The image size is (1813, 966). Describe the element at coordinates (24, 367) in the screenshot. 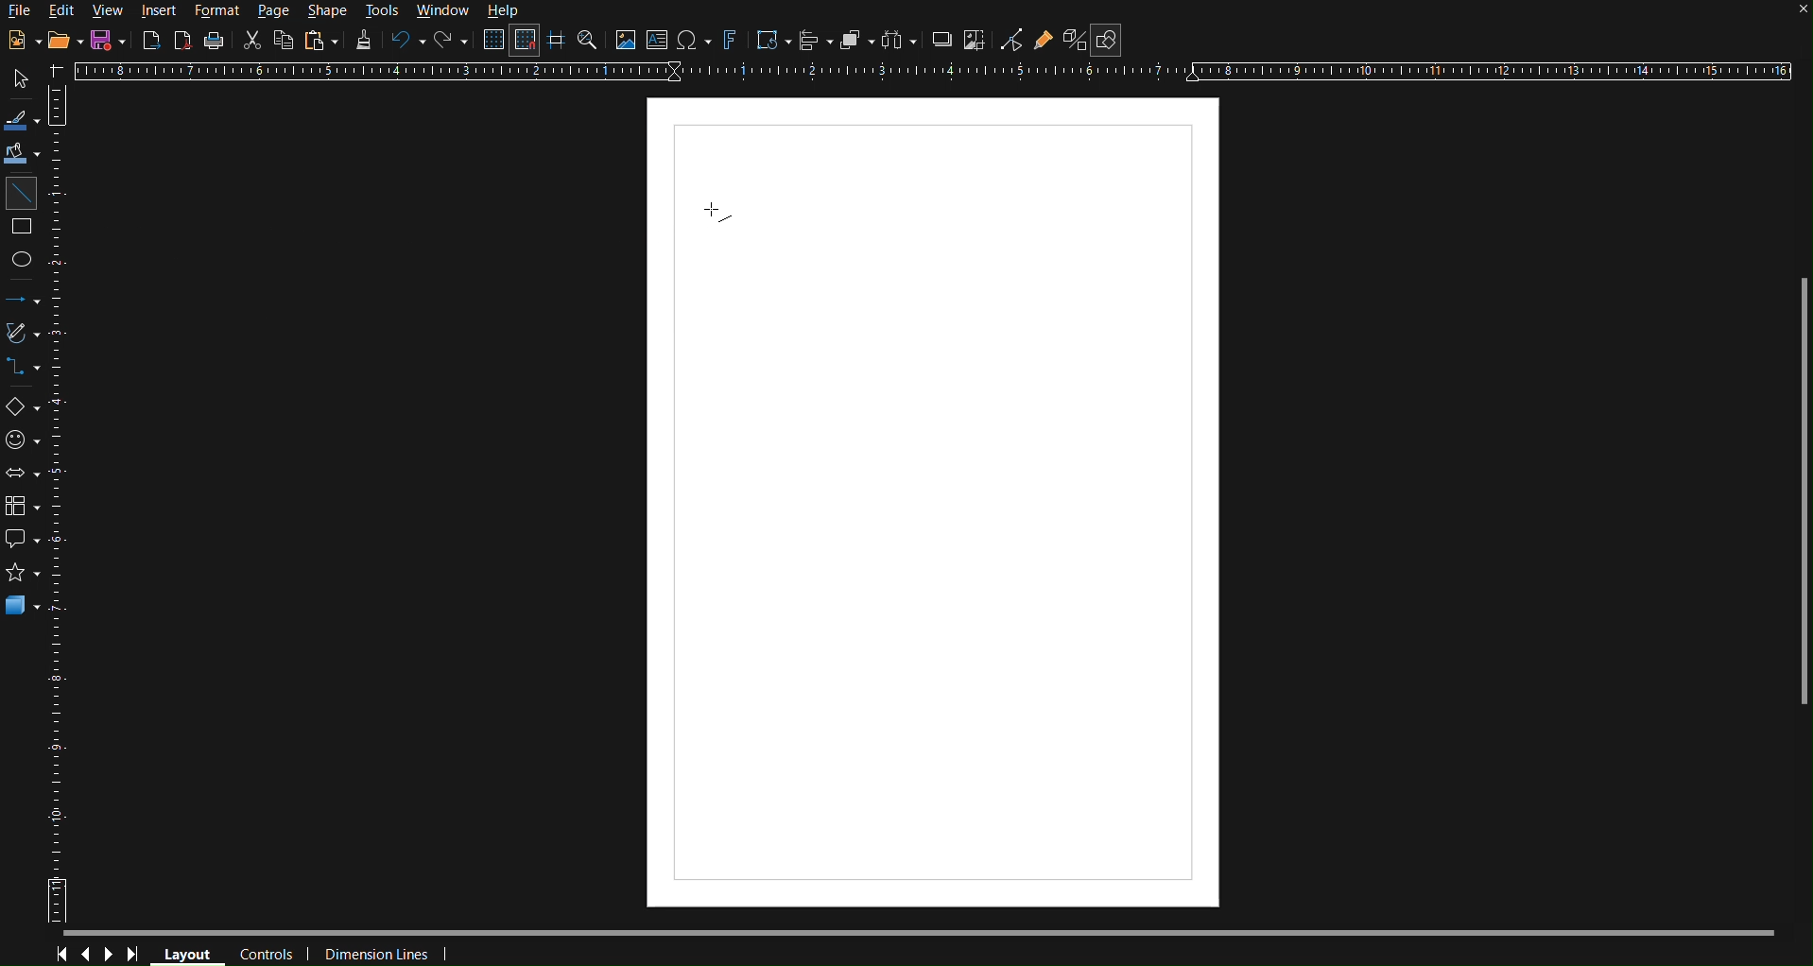

I see `Connections` at that location.